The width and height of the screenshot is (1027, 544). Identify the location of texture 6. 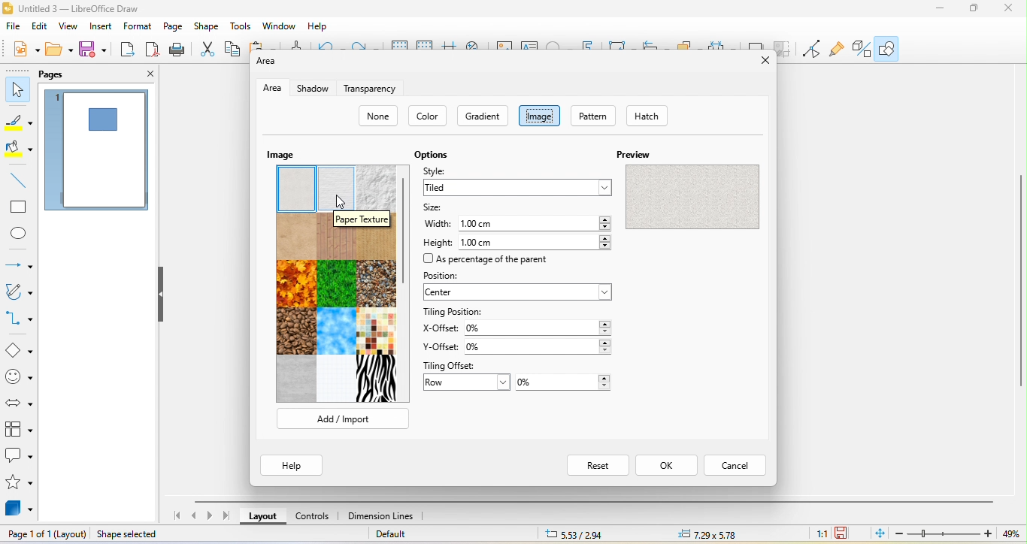
(377, 244).